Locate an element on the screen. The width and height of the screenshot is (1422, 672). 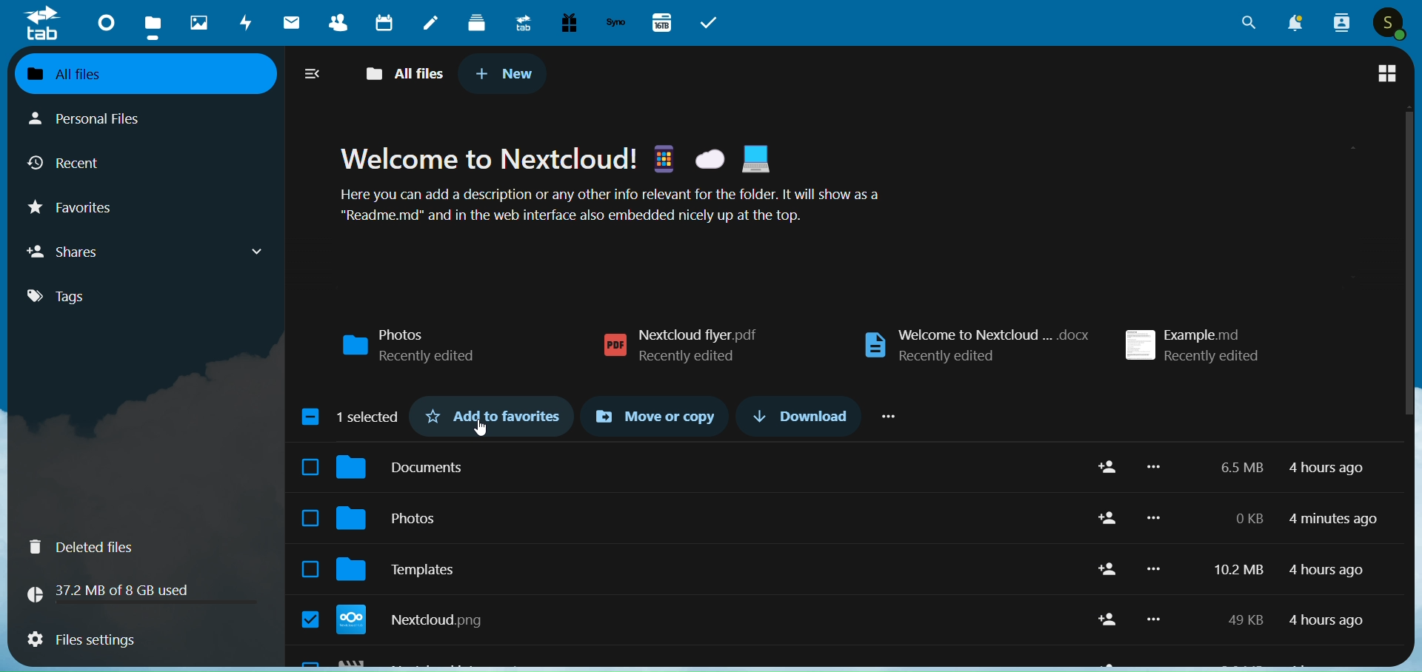
upgrade is located at coordinates (519, 24).